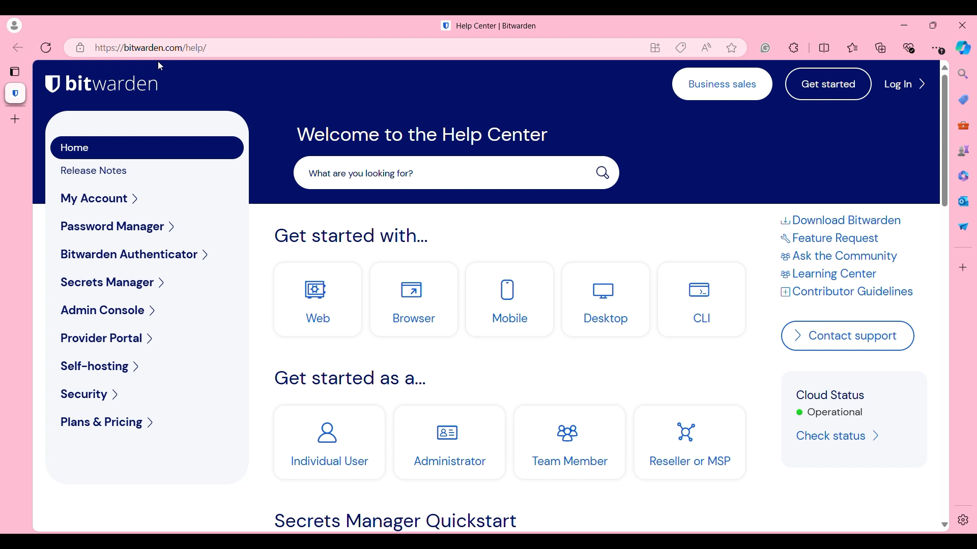  I want to click on Software logo, so click(446, 25).